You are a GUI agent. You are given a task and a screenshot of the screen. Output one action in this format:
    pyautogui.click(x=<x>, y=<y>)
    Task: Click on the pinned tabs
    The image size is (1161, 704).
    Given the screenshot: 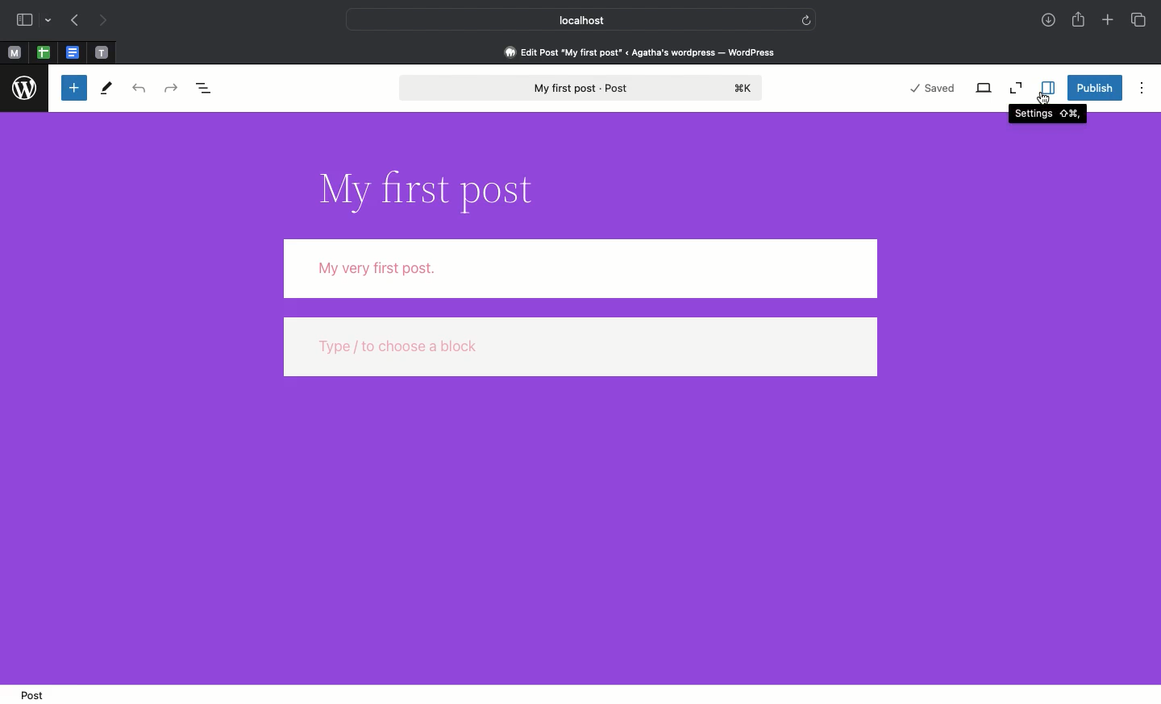 What is the action you would take?
    pyautogui.click(x=105, y=53)
    